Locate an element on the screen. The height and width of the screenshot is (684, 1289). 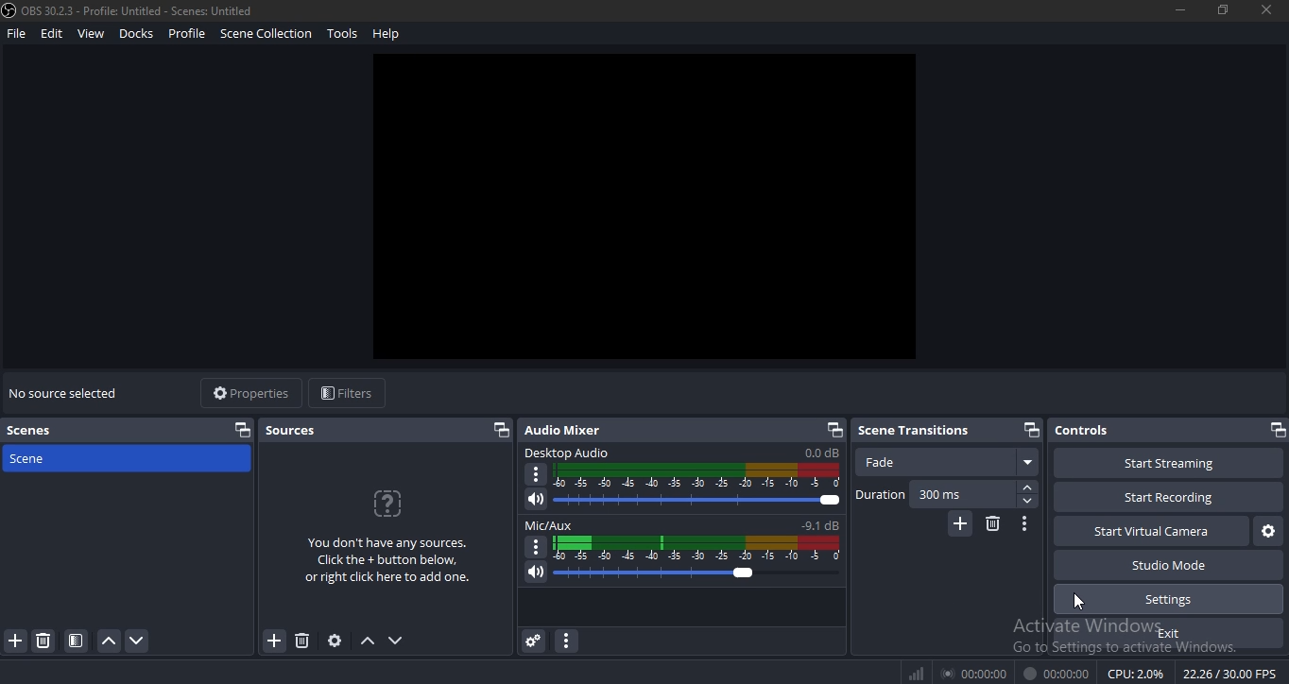
scenes is located at coordinates (36, 432).